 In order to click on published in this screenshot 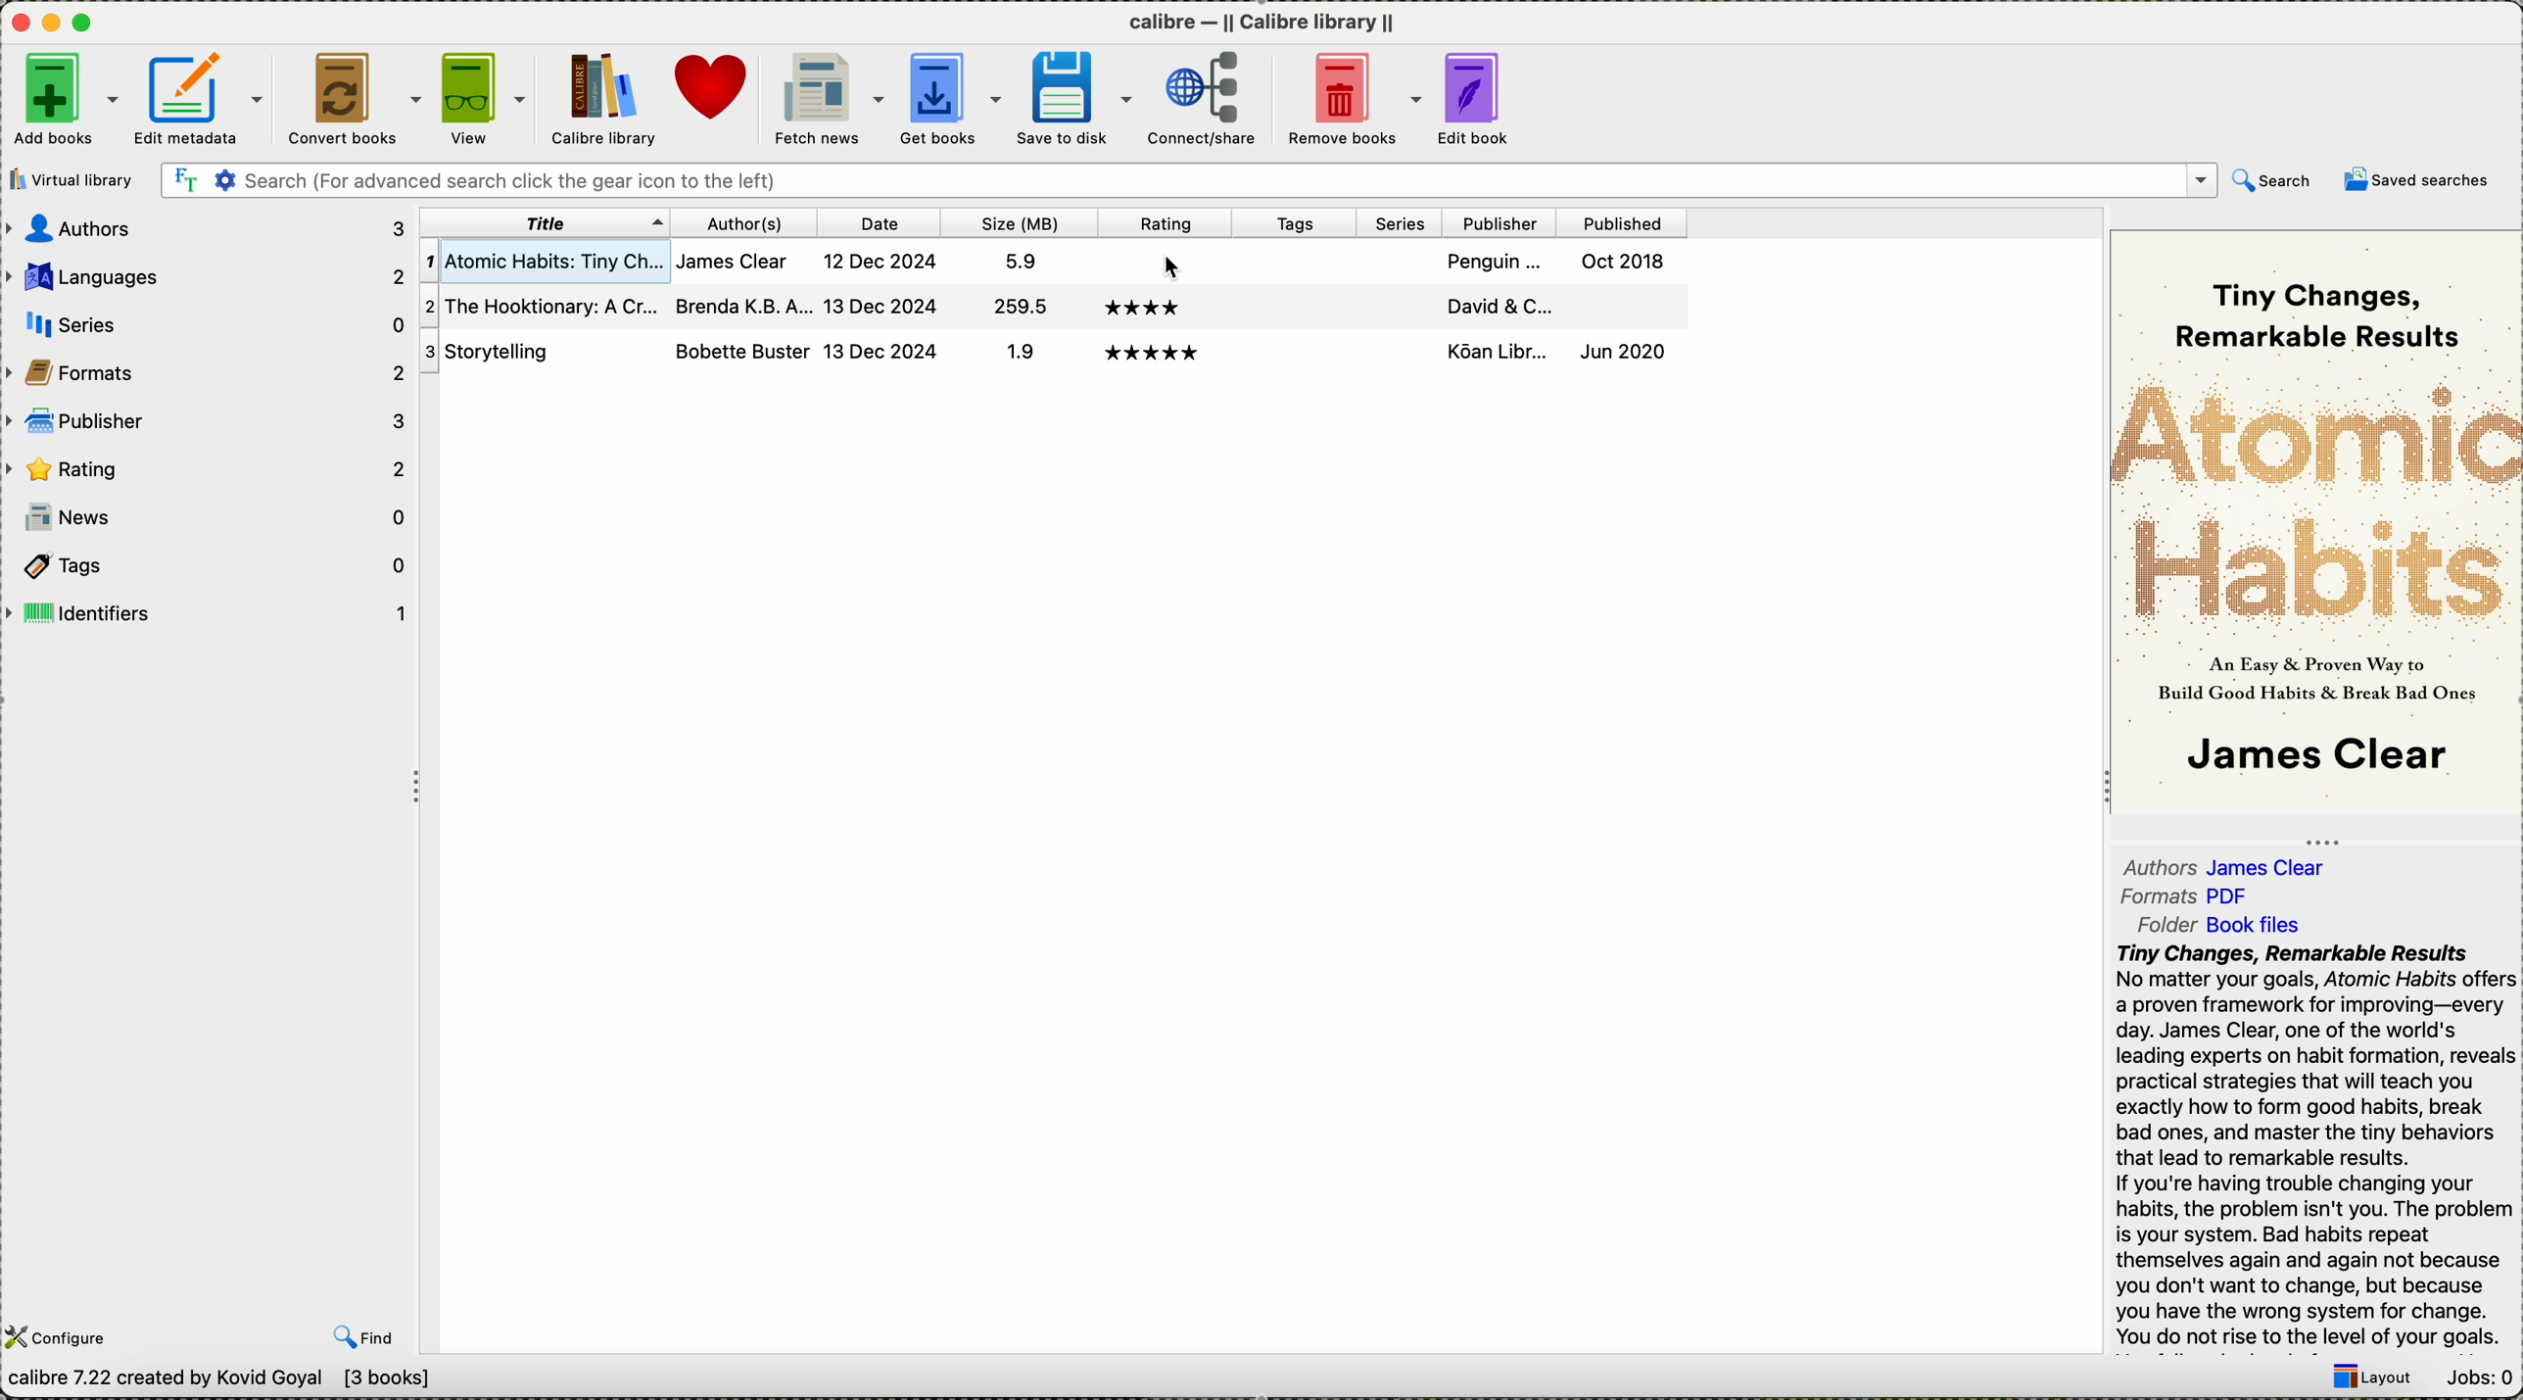, I will do `click(1616, 305)`.